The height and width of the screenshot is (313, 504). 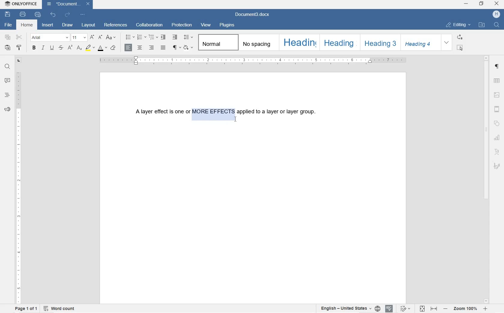 What do you see at coordinates (111, 37) in the screenshot?
I see `CHANGE CASE` at bounding box center [111, 37].